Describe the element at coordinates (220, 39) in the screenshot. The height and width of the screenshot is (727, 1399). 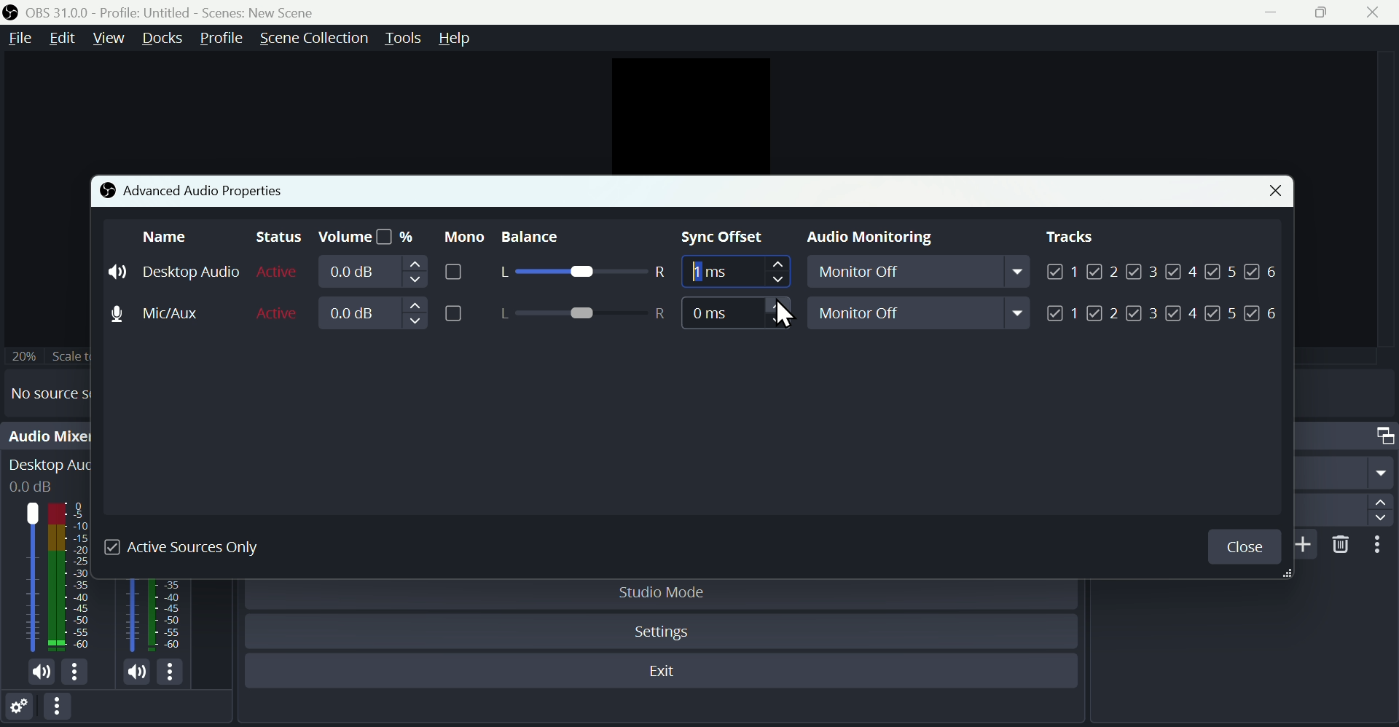
I see `Profile` at that location.